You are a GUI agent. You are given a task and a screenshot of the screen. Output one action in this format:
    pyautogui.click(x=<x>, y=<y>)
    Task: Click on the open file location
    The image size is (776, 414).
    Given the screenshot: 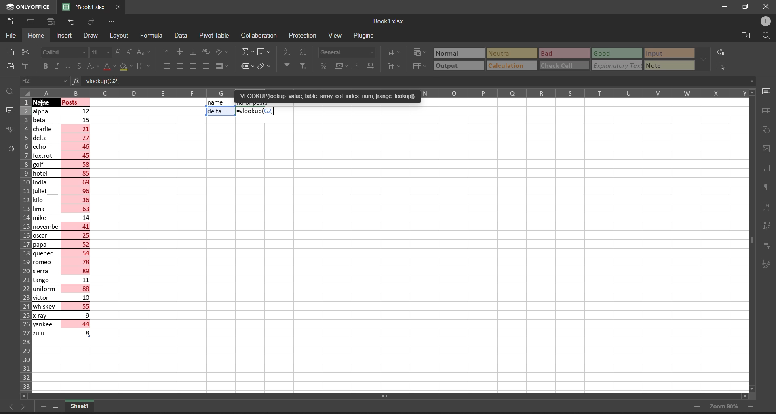 What is the action you would take?
    pyautogui.click(x=747, y=35)
    